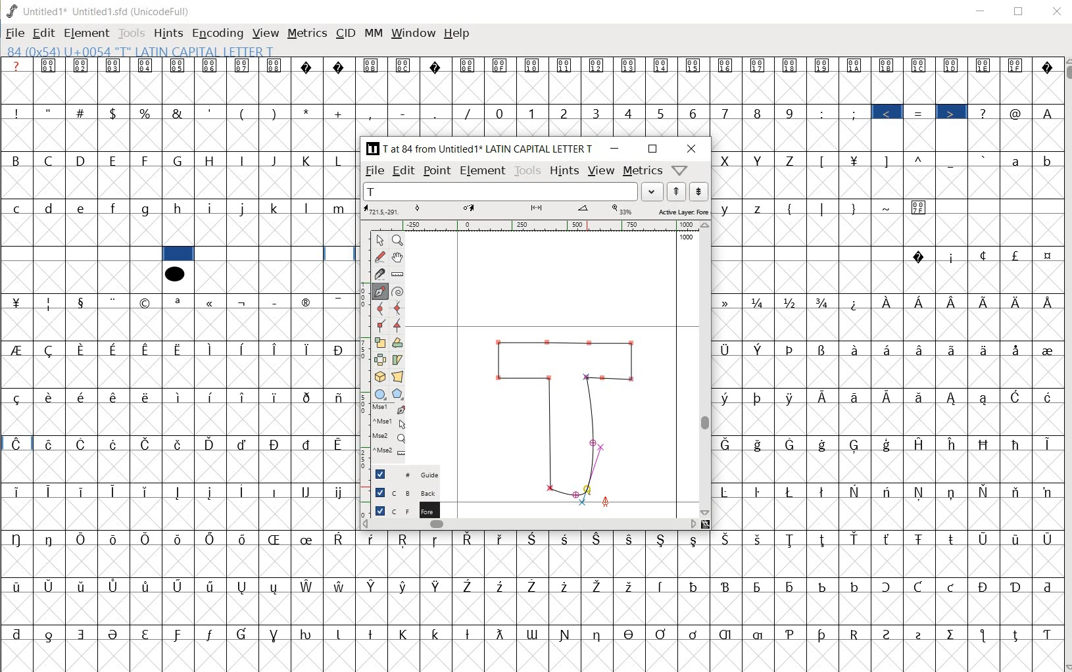 This screenshot has height=672, width=1072. I want to click on Symbol, so click(114, 491).